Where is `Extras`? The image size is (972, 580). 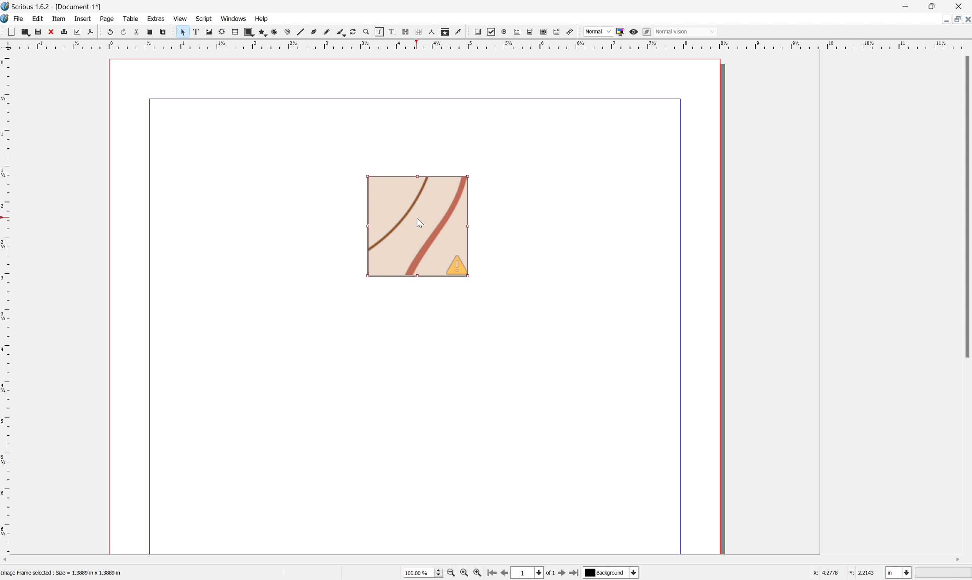
Extras is located at coordinates (156, 20).